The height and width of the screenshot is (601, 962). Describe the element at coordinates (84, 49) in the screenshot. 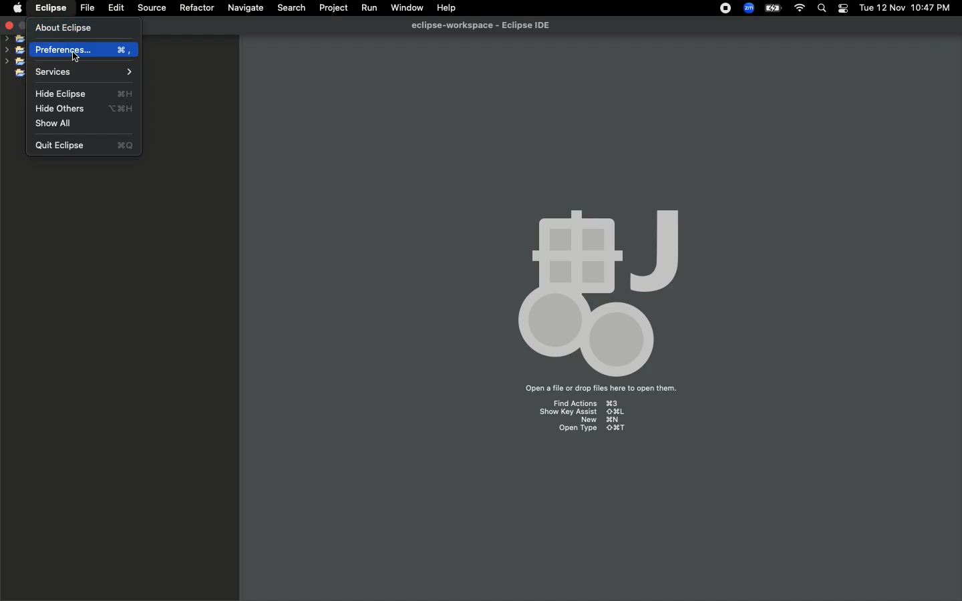

I see `Preferences` at that location.